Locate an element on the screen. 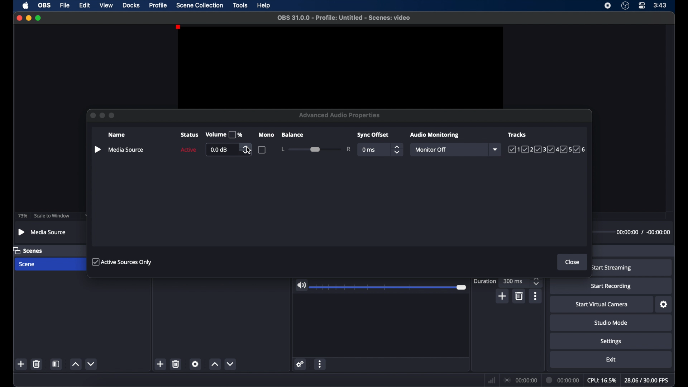  volume is located at coordinates (224, 135).